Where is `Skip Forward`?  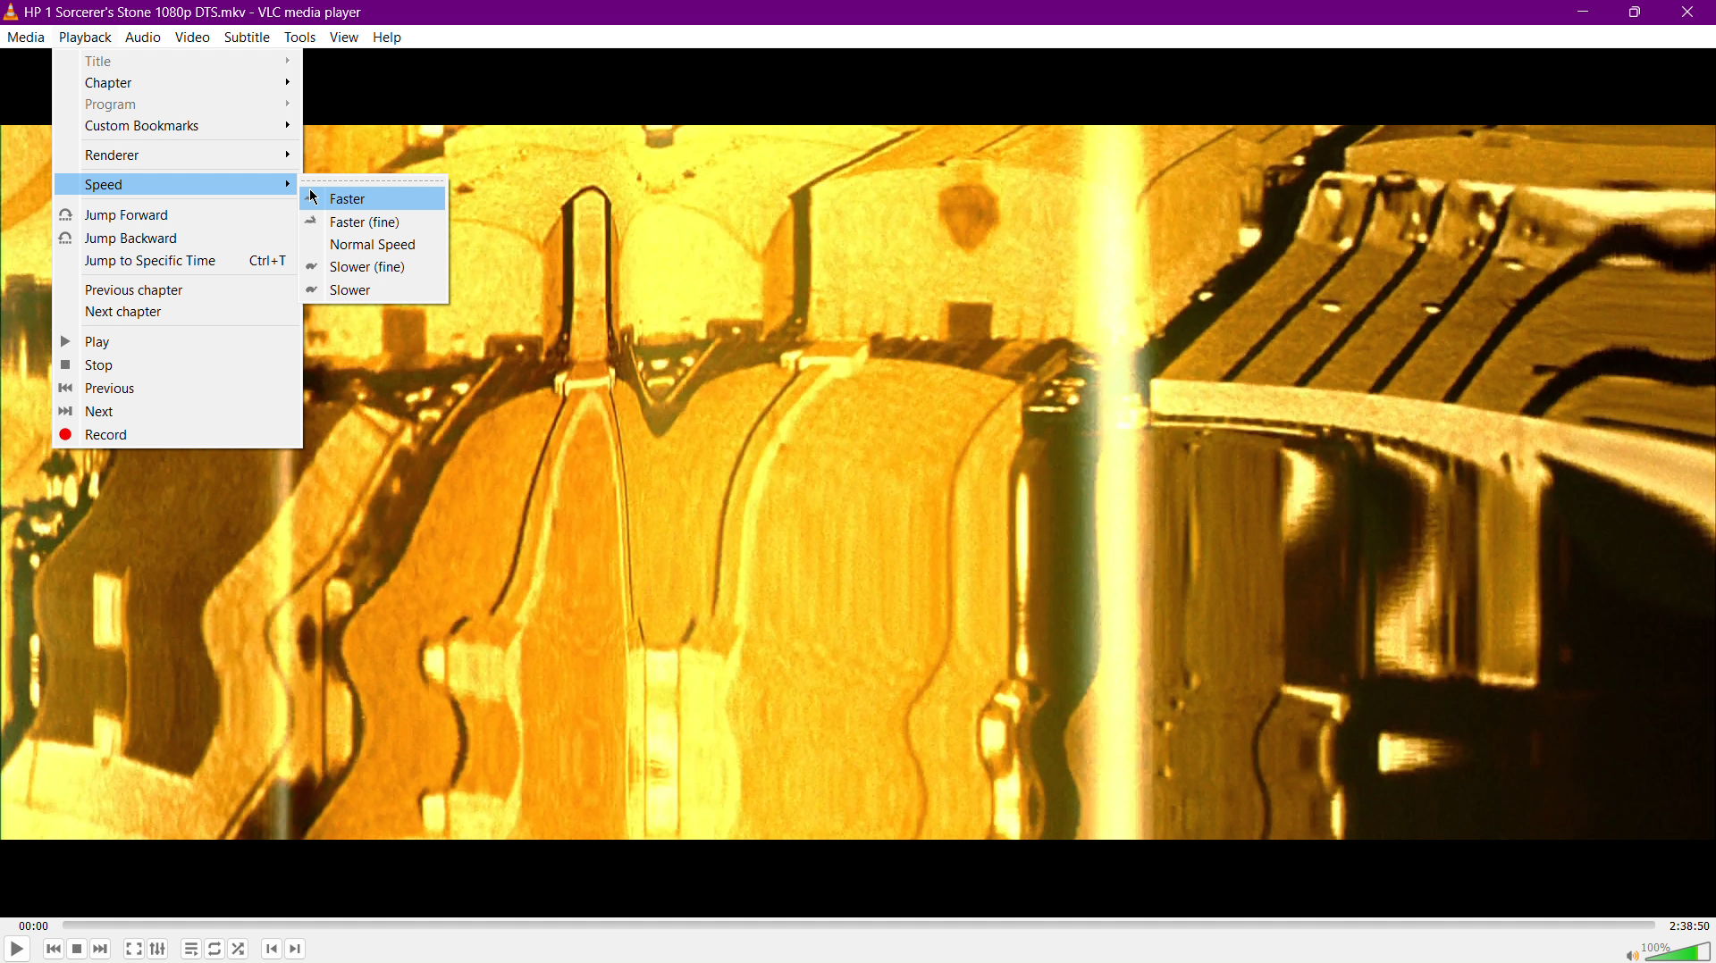 Skip Forward is located at coordinates (104, 950).